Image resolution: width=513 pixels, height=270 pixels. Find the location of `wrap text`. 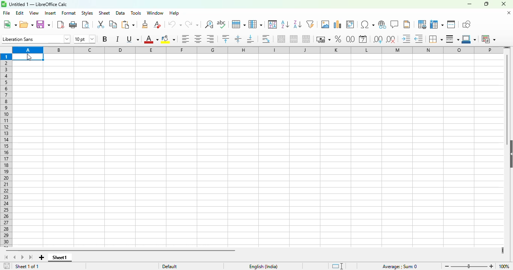

wrap text is located at coordinates (266, 39).